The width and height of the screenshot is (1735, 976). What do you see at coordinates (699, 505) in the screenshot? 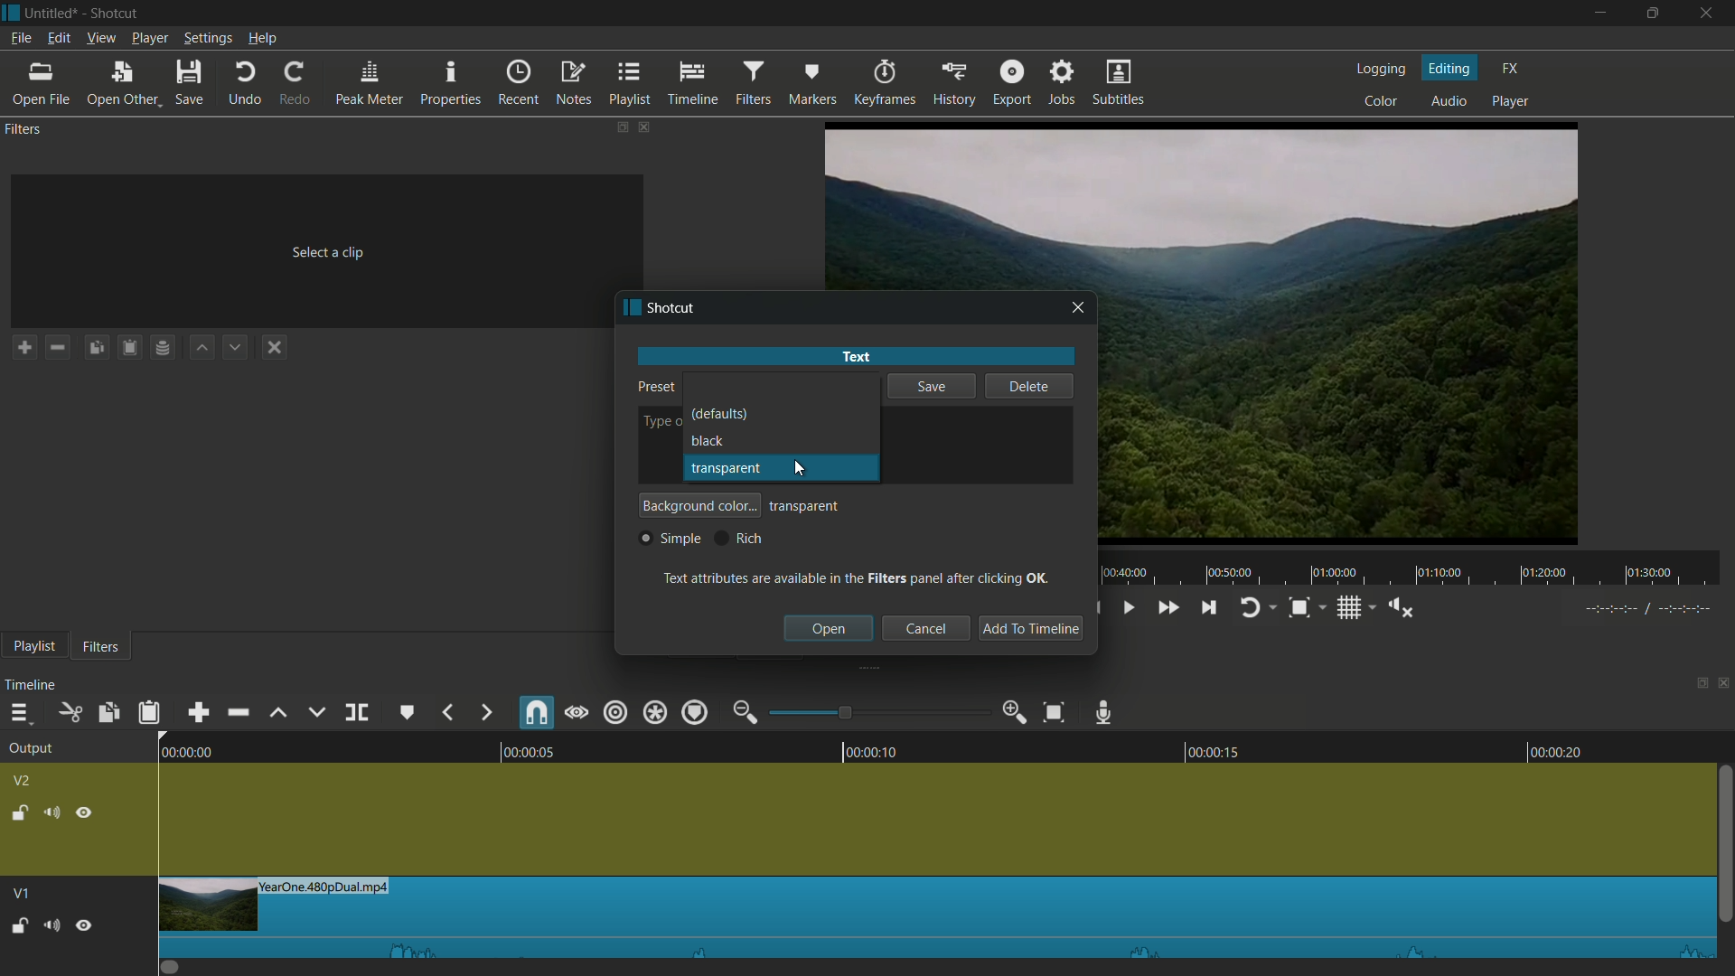
I see `background color` at bounding box center [699, 505].